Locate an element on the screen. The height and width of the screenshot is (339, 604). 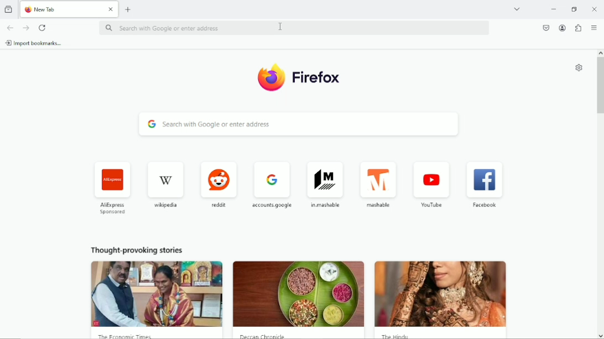
facebook is located at coordinates (486, 184).